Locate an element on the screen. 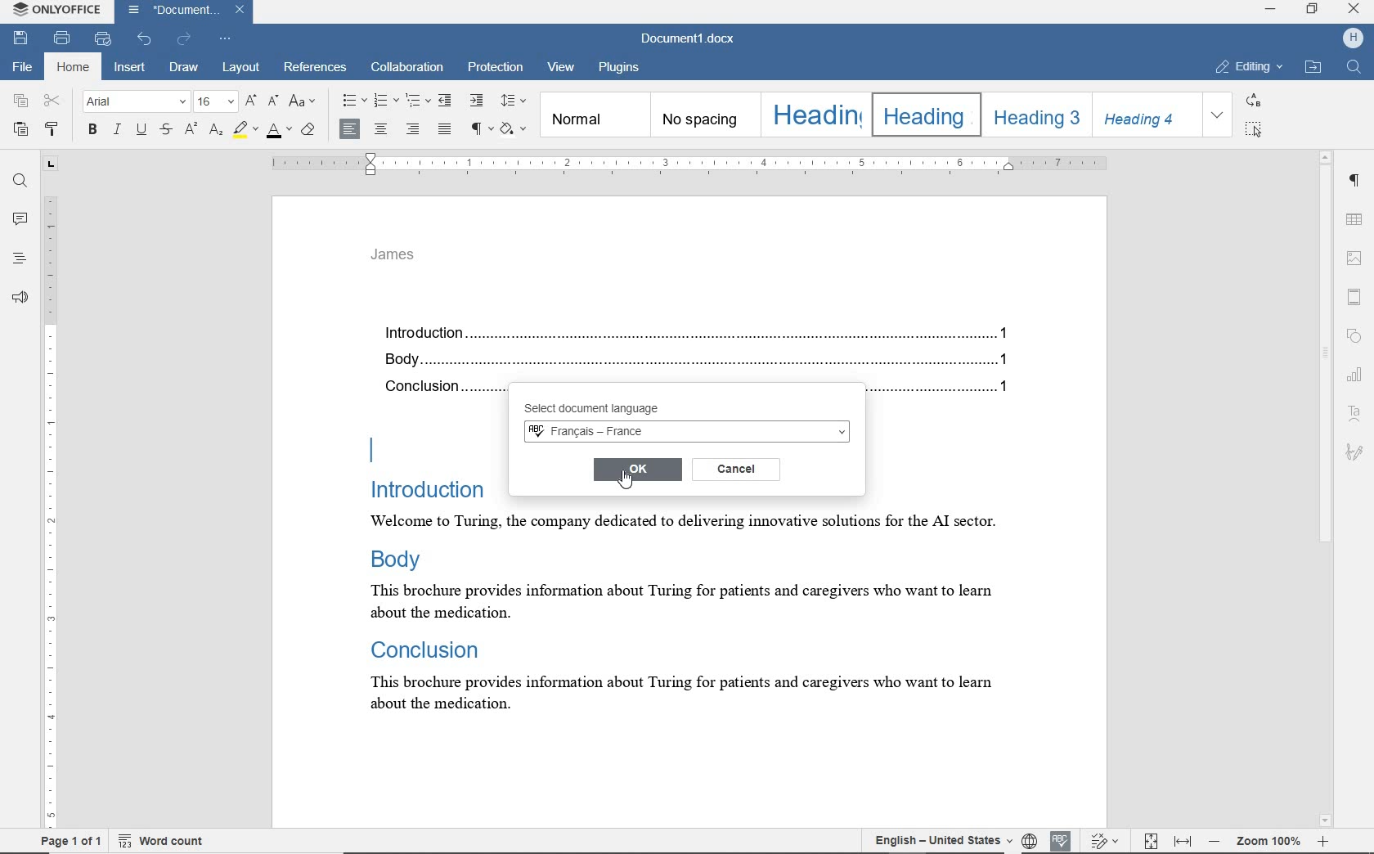  home is located at coordinates (72, 68).